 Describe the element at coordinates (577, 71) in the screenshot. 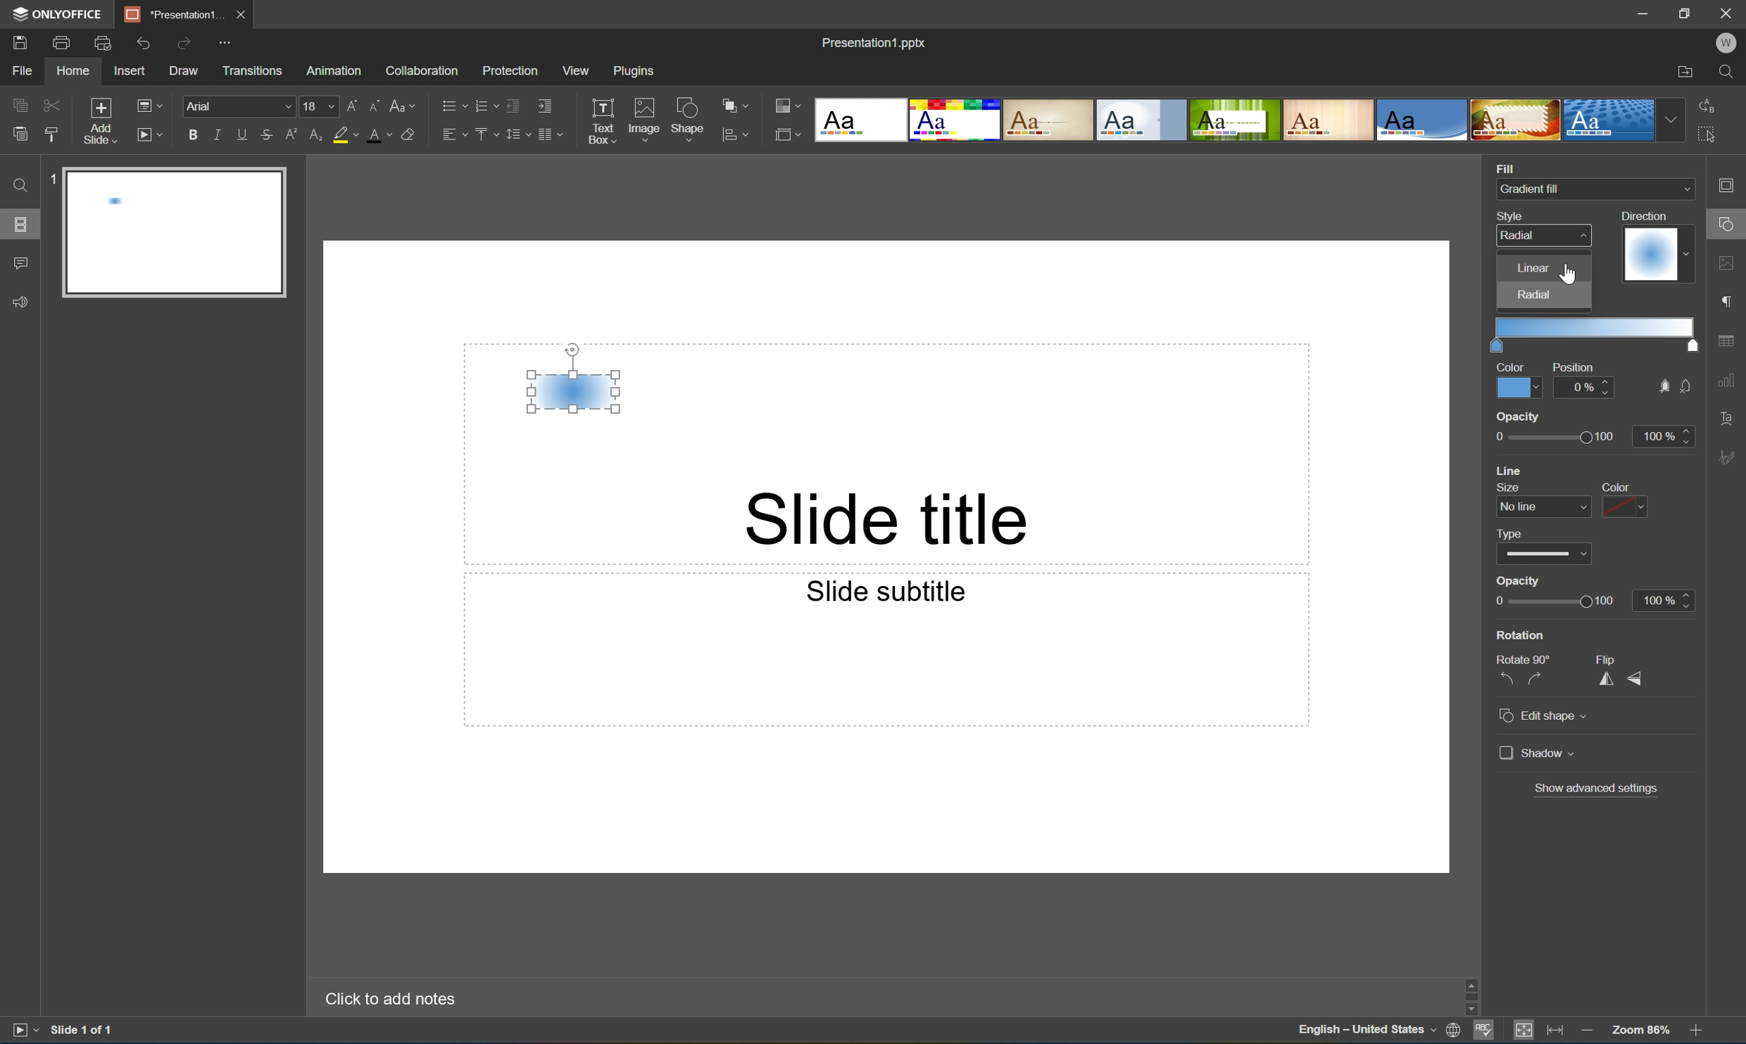

I see `View` at that location.